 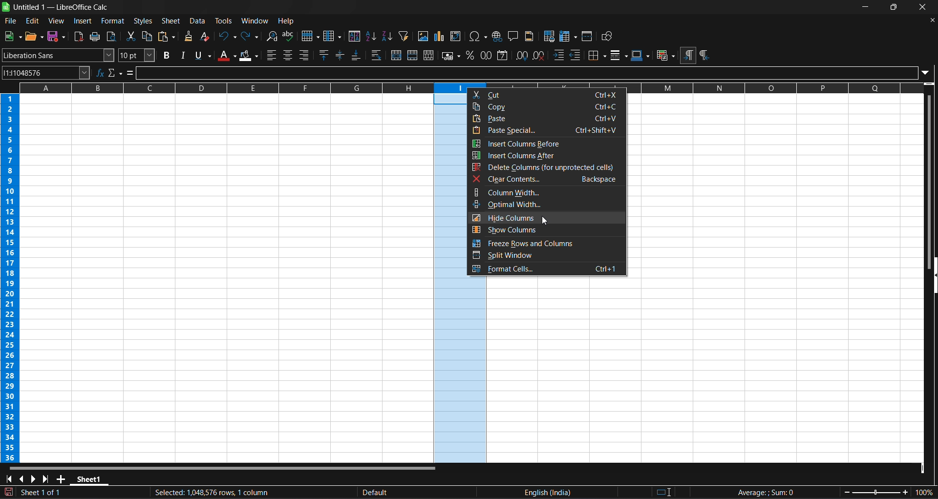 What do you see at coordinates (149, 36) in the screenshot?
I see `copy` at bounding box center [149, 36].